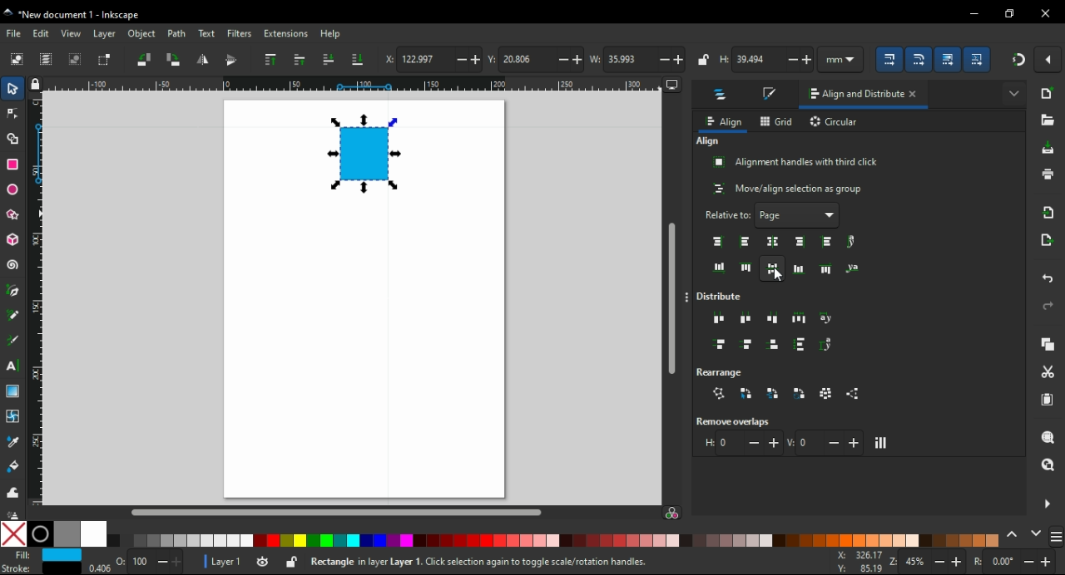 This screenshot has width=1065, height=575. What do you see at coordinates (827, 268) in the screenshot?
I see `align top edge of objects to bottom edge of anchor` at bounding box center [827, 268].